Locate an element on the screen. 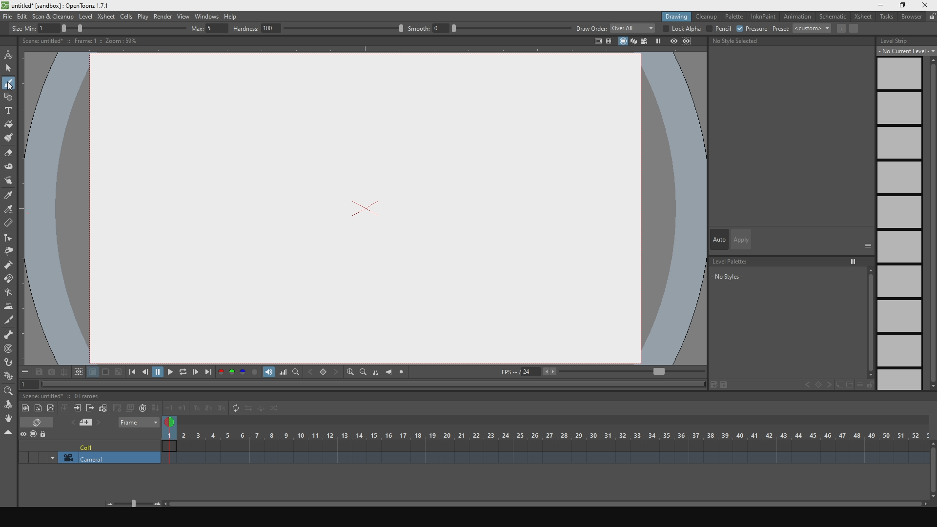 This screenshot has width=937, height=527. options is located at coordinates (868, 245).